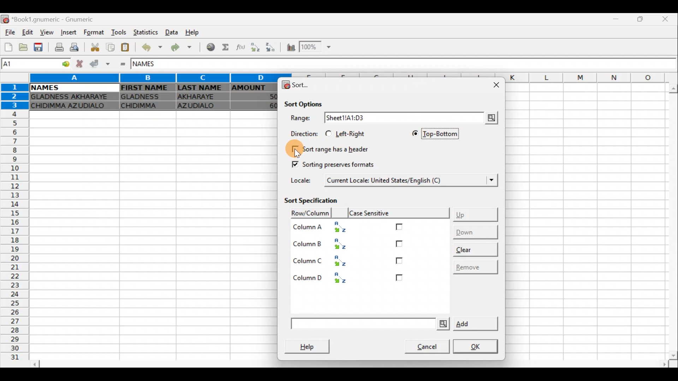 Image resolution: width=678 pixels, height=381 pixels. I want to click on Scroll bar, so click(669, 221).